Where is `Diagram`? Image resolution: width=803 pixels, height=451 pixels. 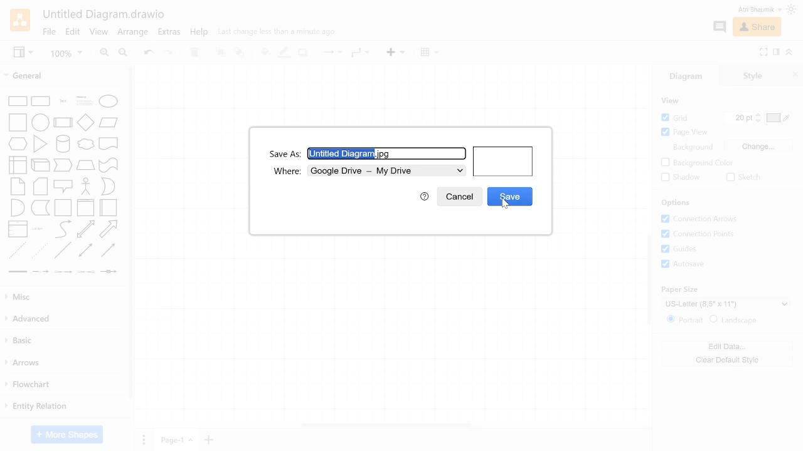
Diagram is located at coordinates (504, 162).